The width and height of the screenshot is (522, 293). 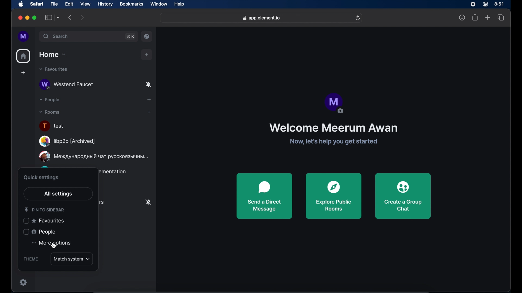 What do you see at coordinates (105, 4) in the screenshot?
I see `history` at bounding box center [105, 4].